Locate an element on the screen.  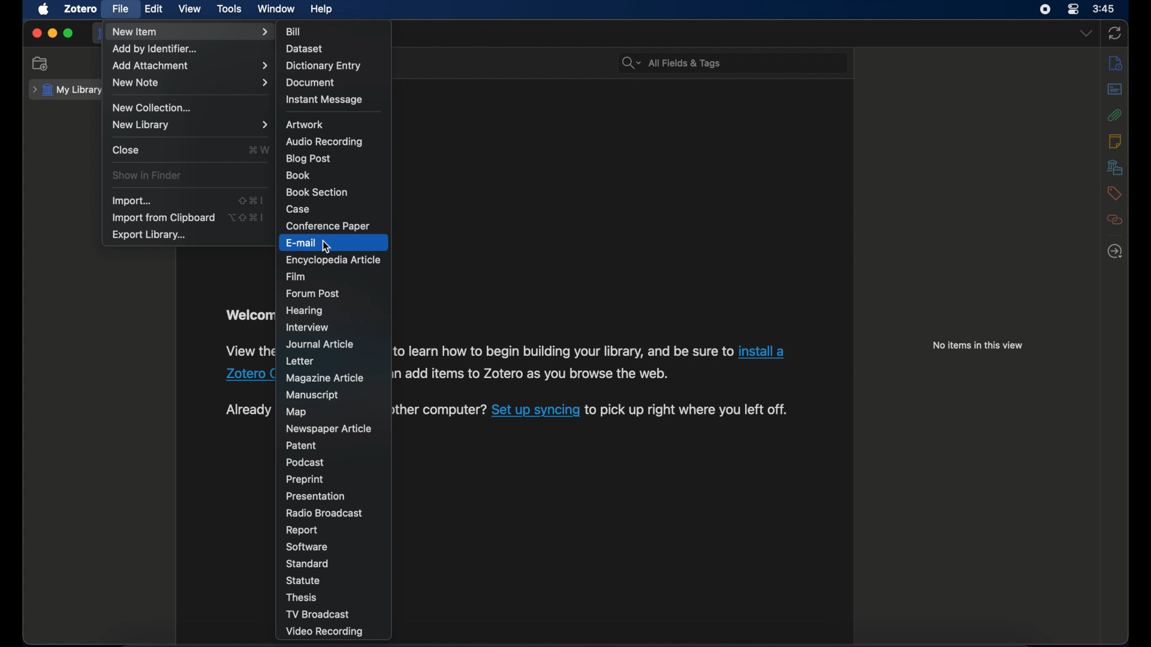
3.45 is located at coordinates (1104, 10).